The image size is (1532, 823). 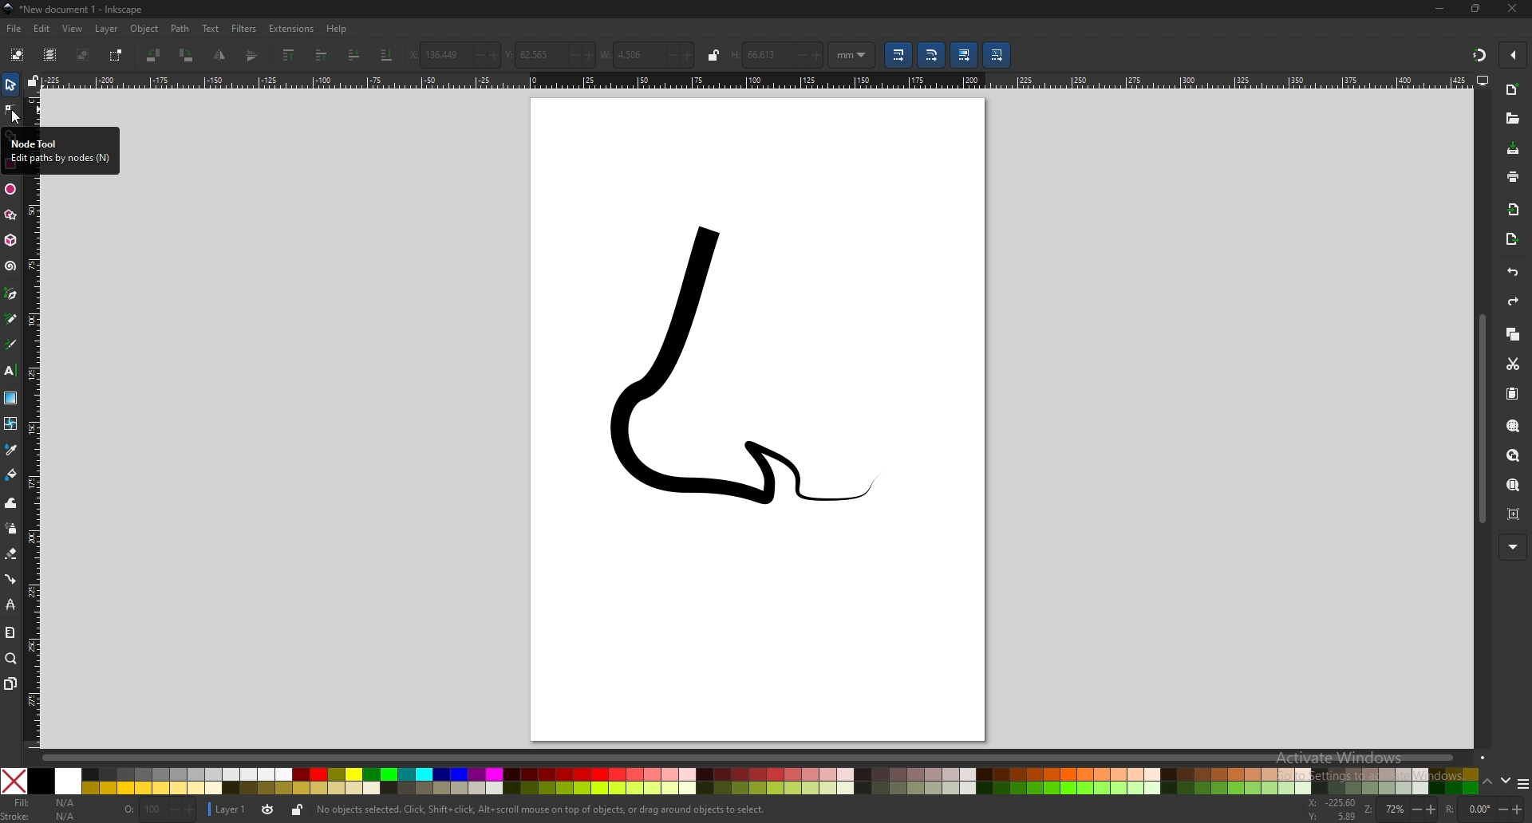 I want to click on raise selection one step, so click(x=323, y=56).